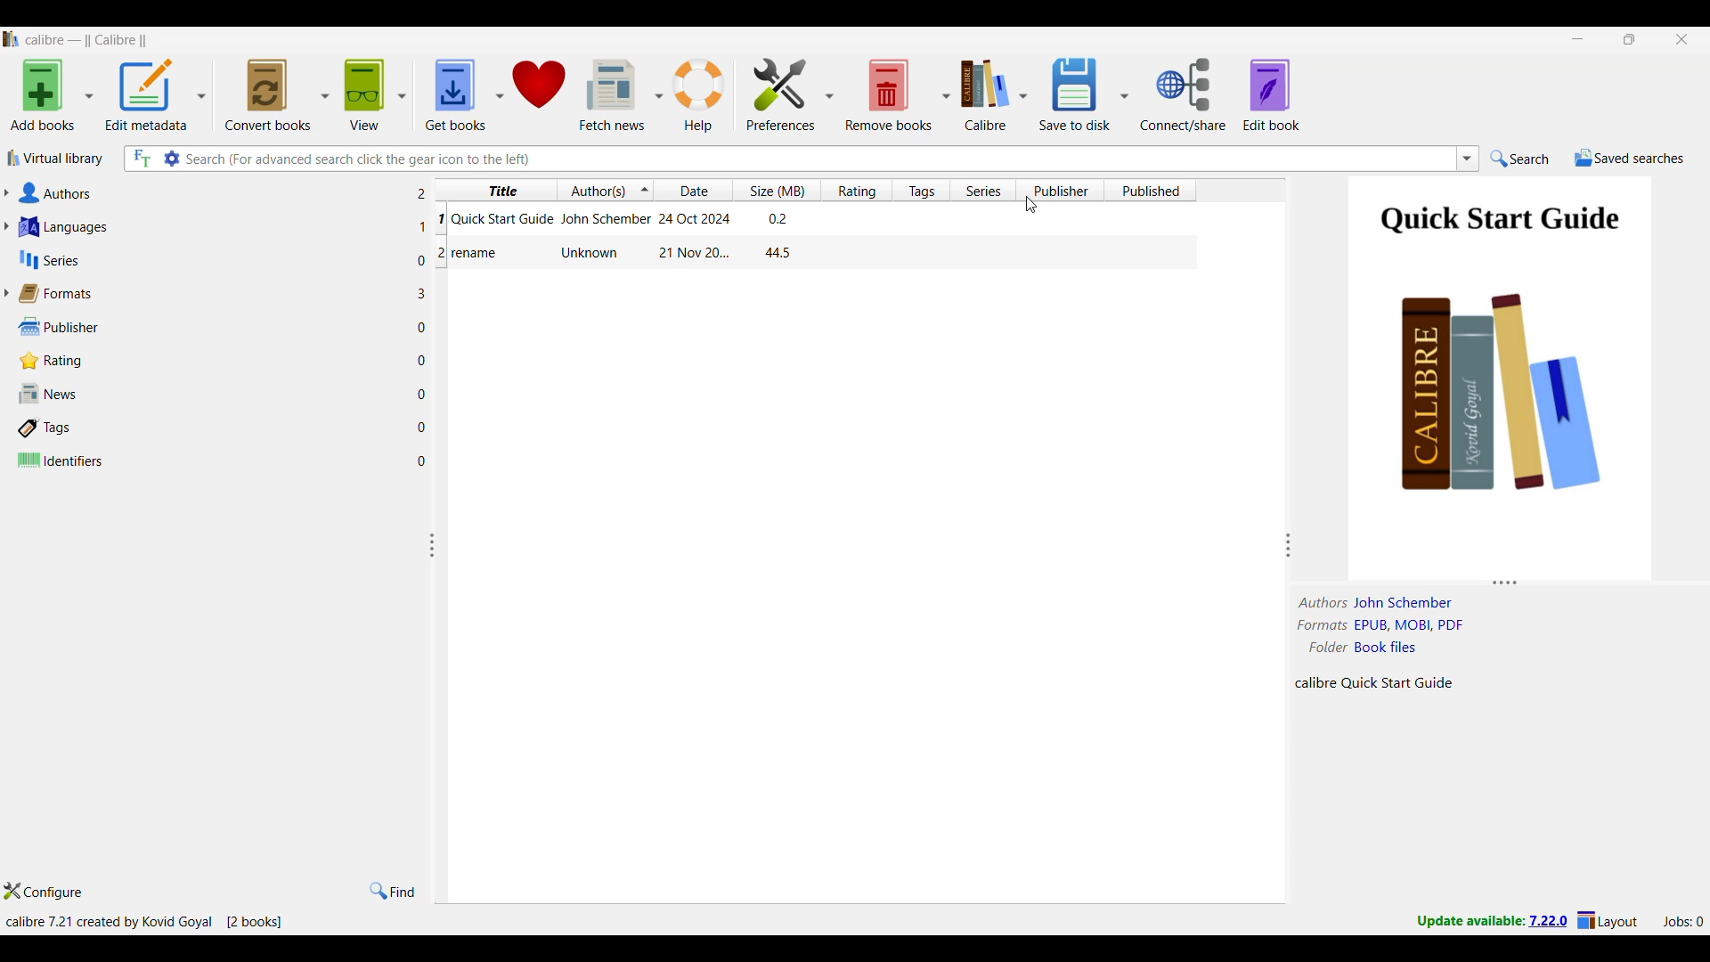  Describe the element at coordinates (44, 891) in the screenshot. I see `Configure` at that location.